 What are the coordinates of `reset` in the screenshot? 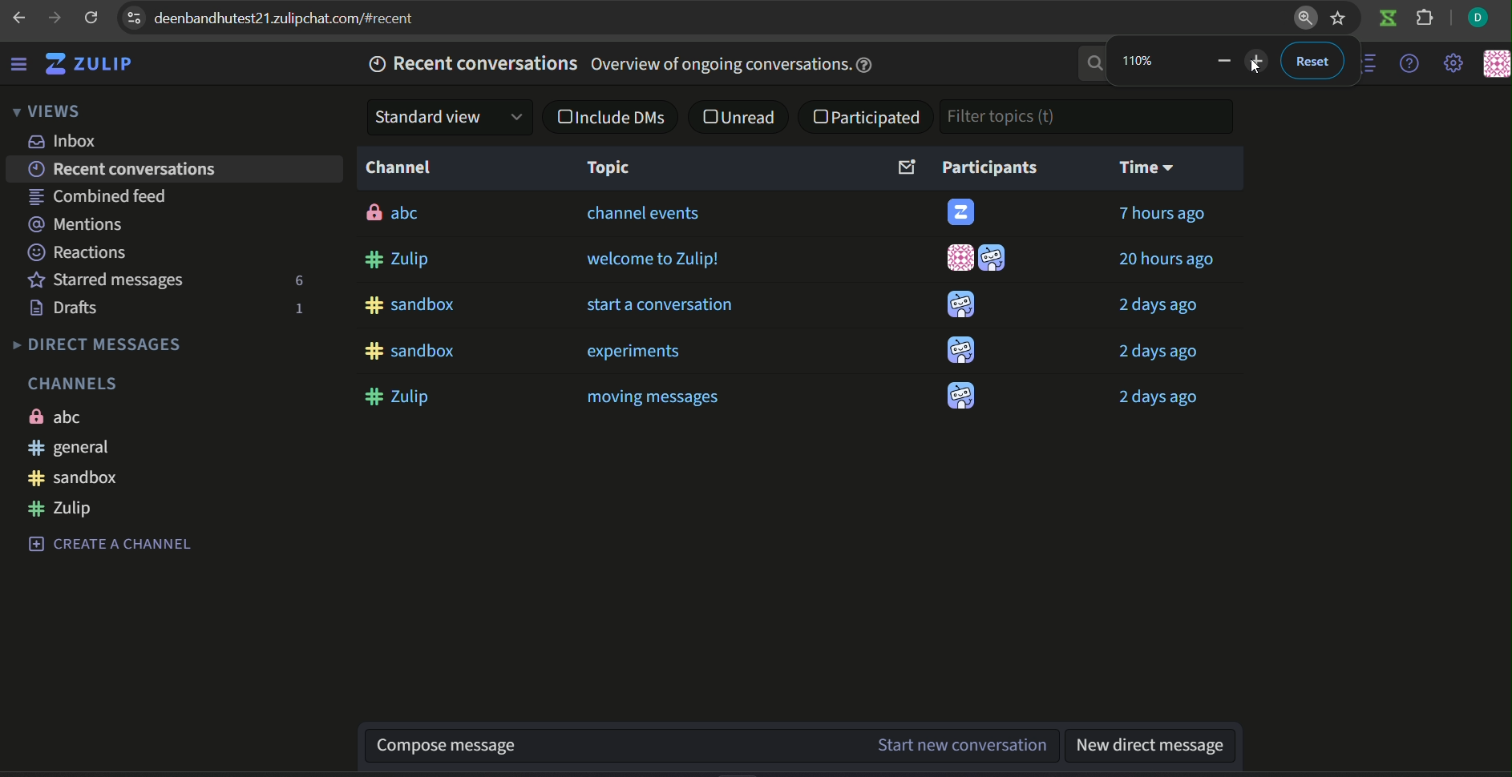 It's located at (1312, 60).